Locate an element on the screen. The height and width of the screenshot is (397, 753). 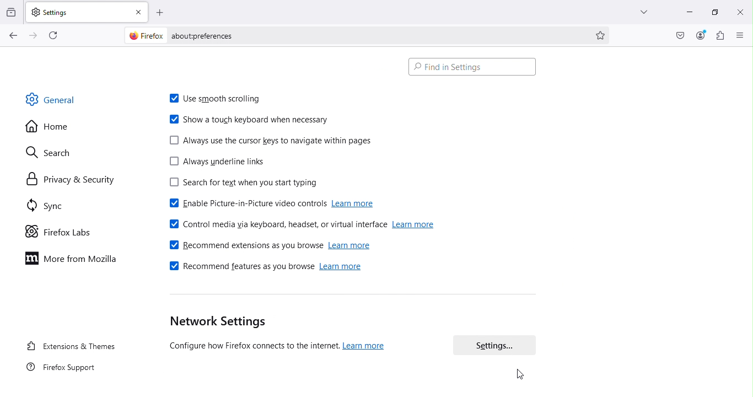
Always underline links is located at coordinates (222, 163).